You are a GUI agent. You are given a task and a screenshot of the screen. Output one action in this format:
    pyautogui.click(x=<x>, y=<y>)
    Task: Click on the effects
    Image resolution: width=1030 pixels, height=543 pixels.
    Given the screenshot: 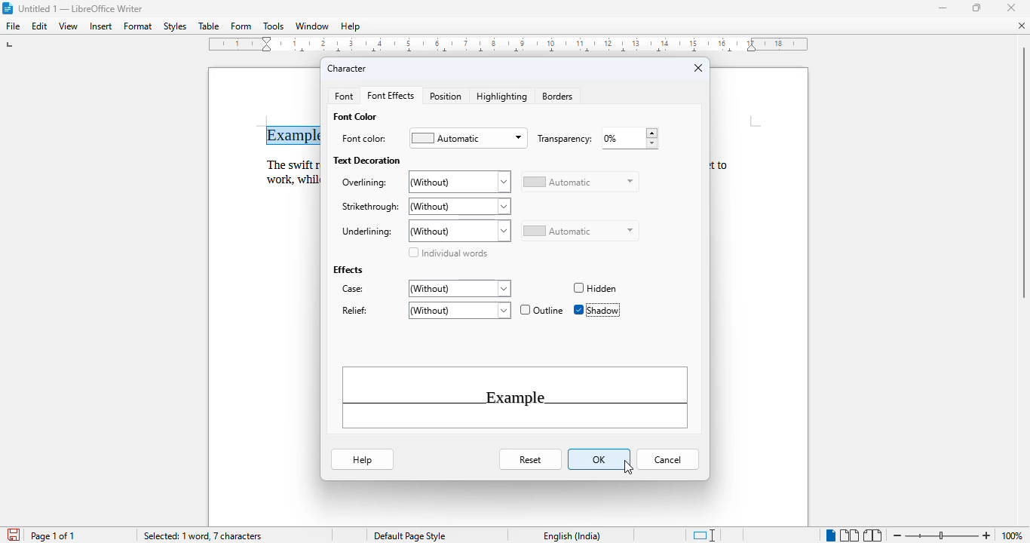 What is the action you would take?
    pyautogui.click(x=347, y=269)
    